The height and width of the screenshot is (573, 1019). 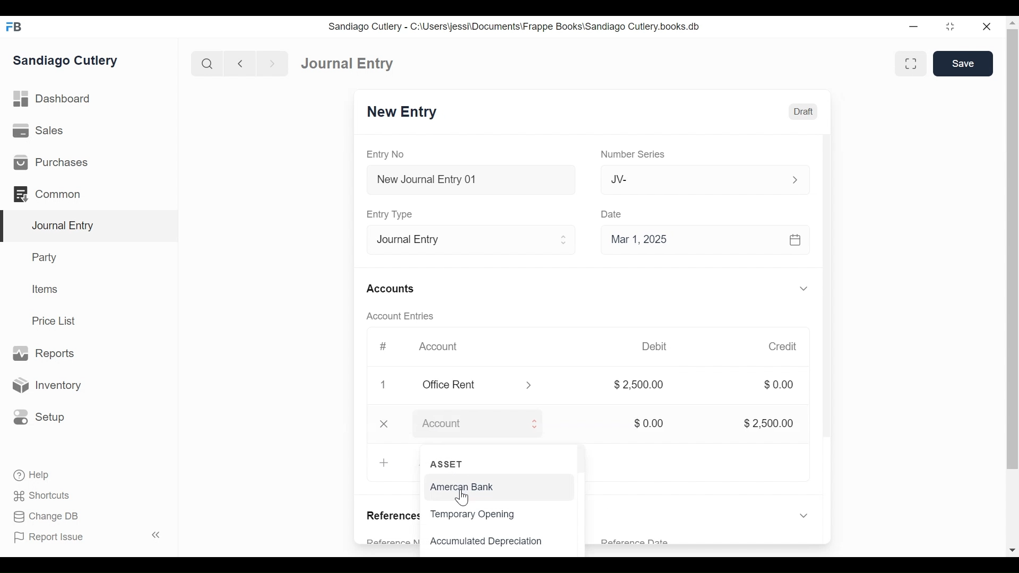 What do you see at coordinates (785, 385) in the screenshot?
I see `$0.00` at bounding box center [785, 385].